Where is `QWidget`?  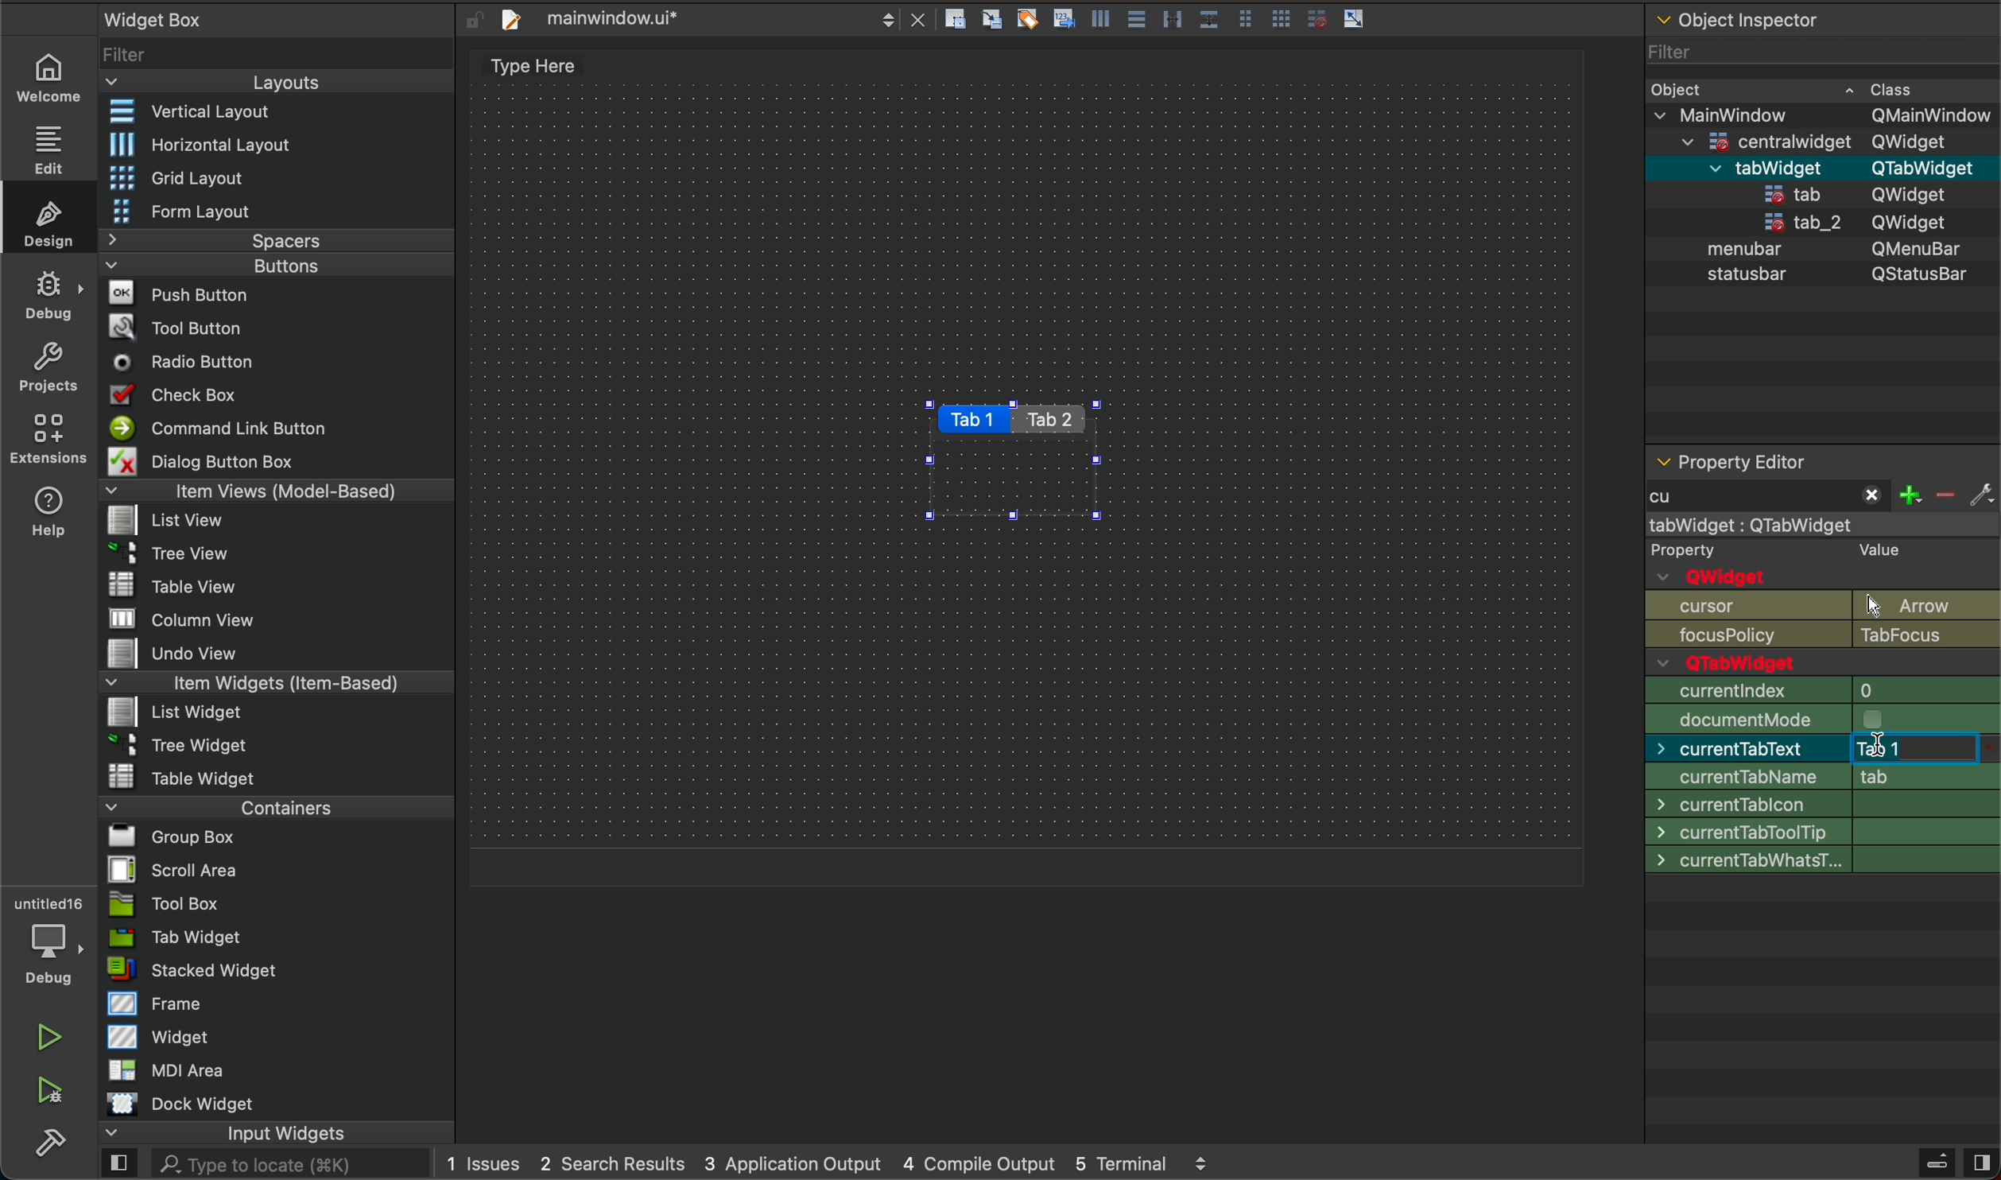 QWidget is located at coordinates (1912, 220).